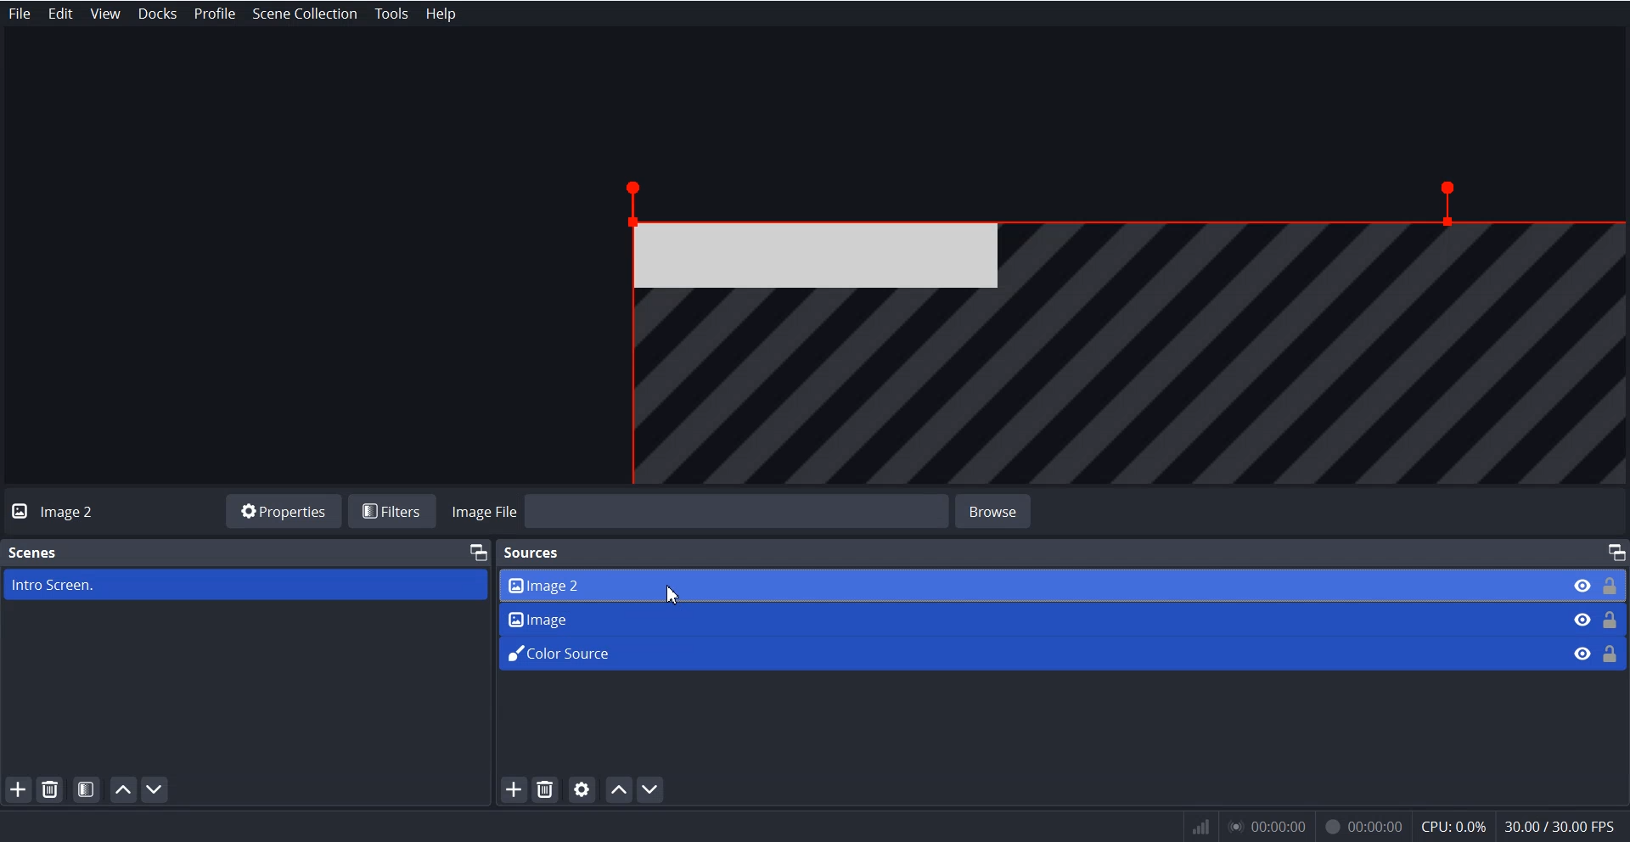  I want to click on Filters, so click(396, 511).